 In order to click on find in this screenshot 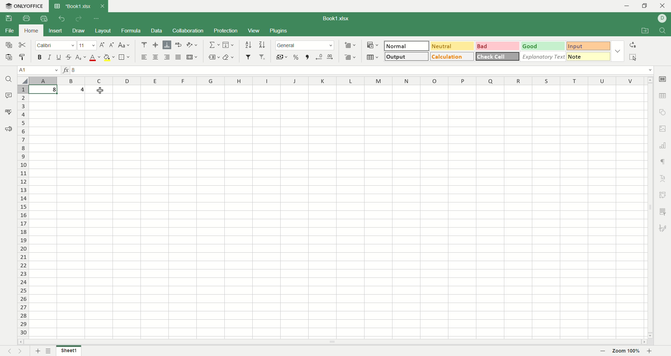, I will do `click(11, 79)`.